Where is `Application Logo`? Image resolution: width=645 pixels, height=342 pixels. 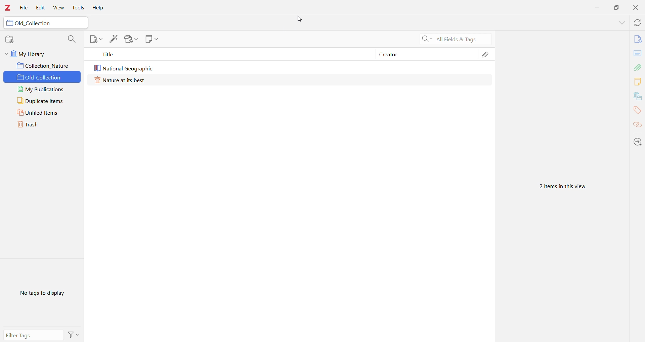 Application Logo is located at coordinates (8, 8).